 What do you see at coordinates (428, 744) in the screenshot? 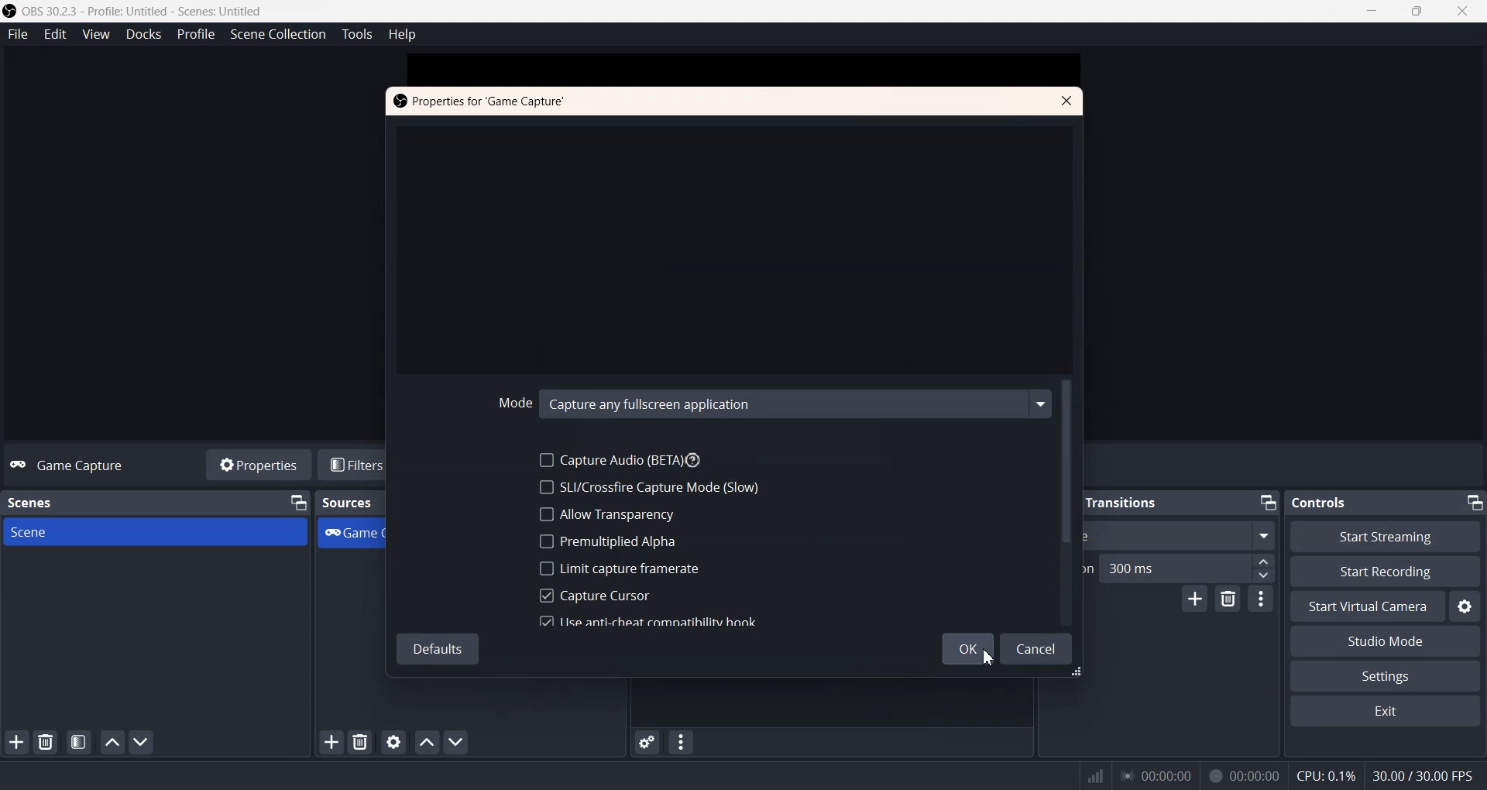
I see `Move Source Up` at bounding box center [428, 744].